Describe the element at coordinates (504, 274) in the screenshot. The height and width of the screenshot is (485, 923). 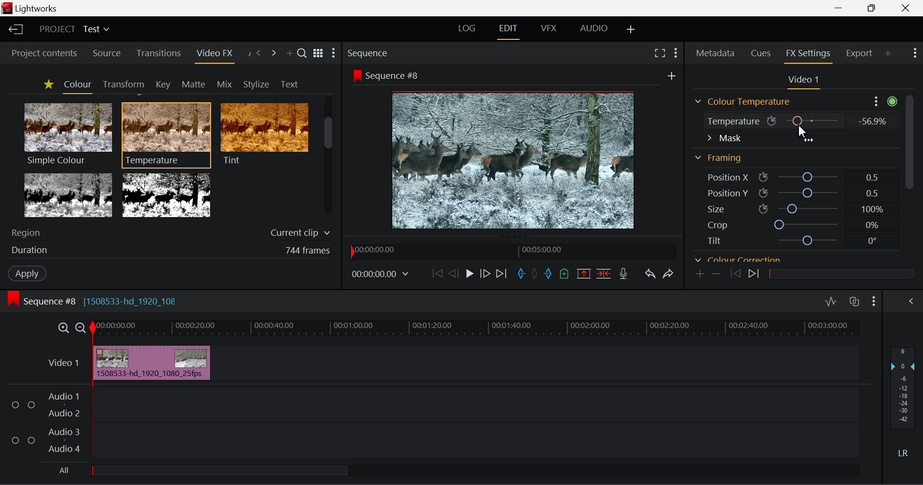
I see `To End` at that location.